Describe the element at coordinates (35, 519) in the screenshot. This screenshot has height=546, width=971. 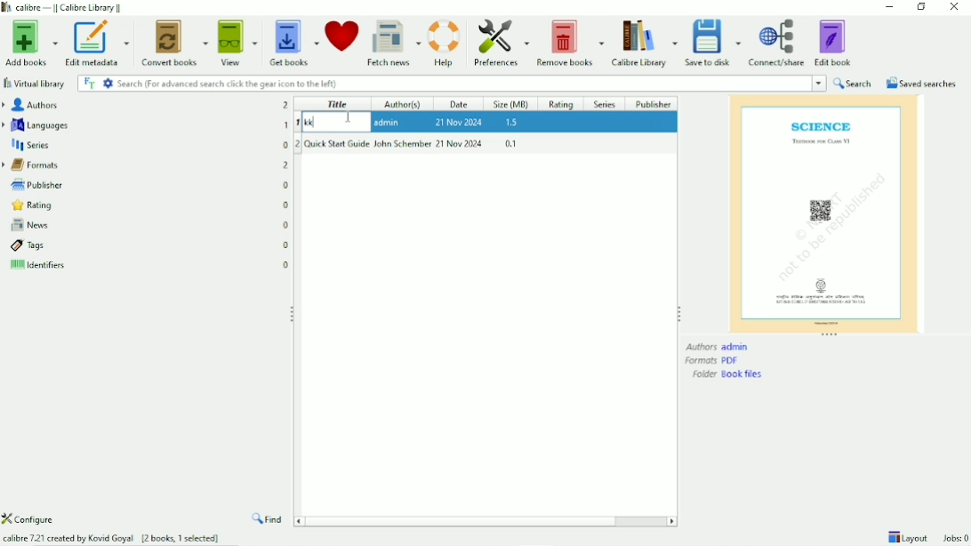
I see `Configure` at that location.